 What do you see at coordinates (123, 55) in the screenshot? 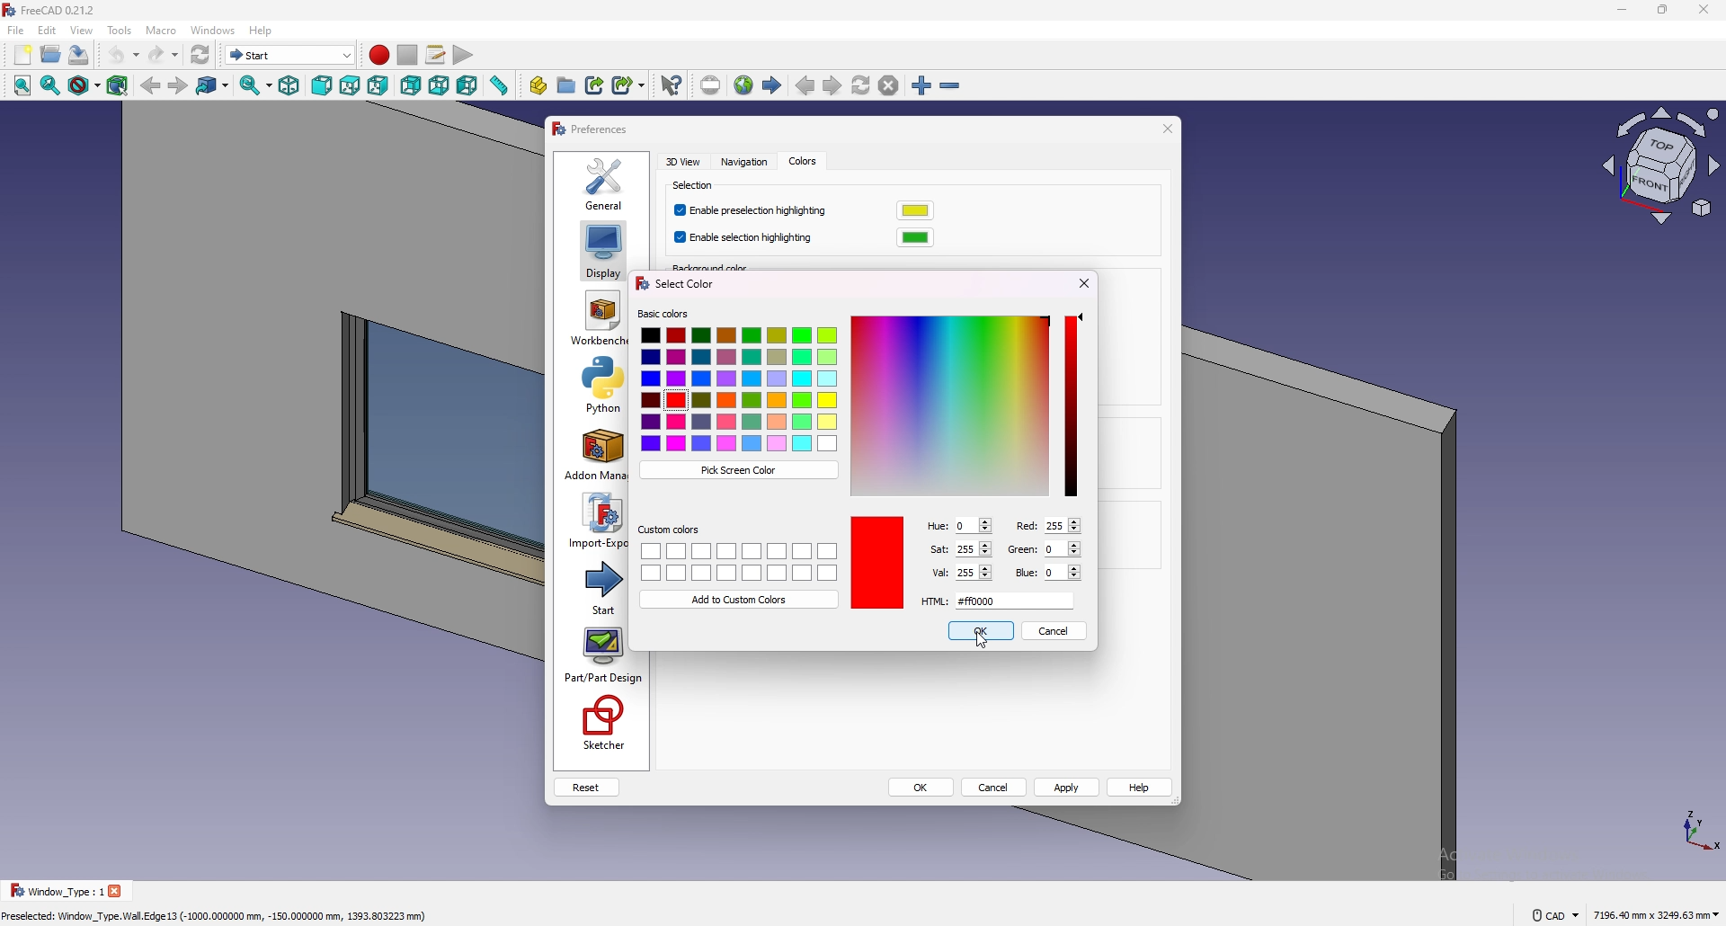
I see `undo` at bounding box center [123, 55].